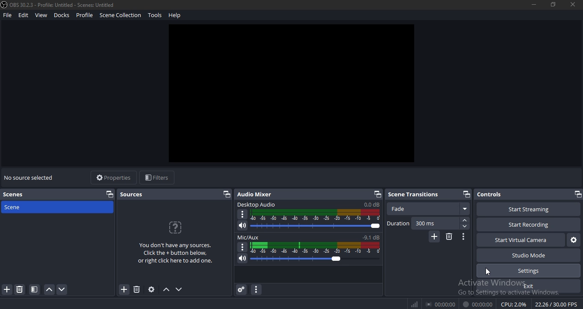 The image size is (583, 309). What do you see at coordinates (156, 178) in the screenshot?
I see `filters` at bounding box center [156, 178].